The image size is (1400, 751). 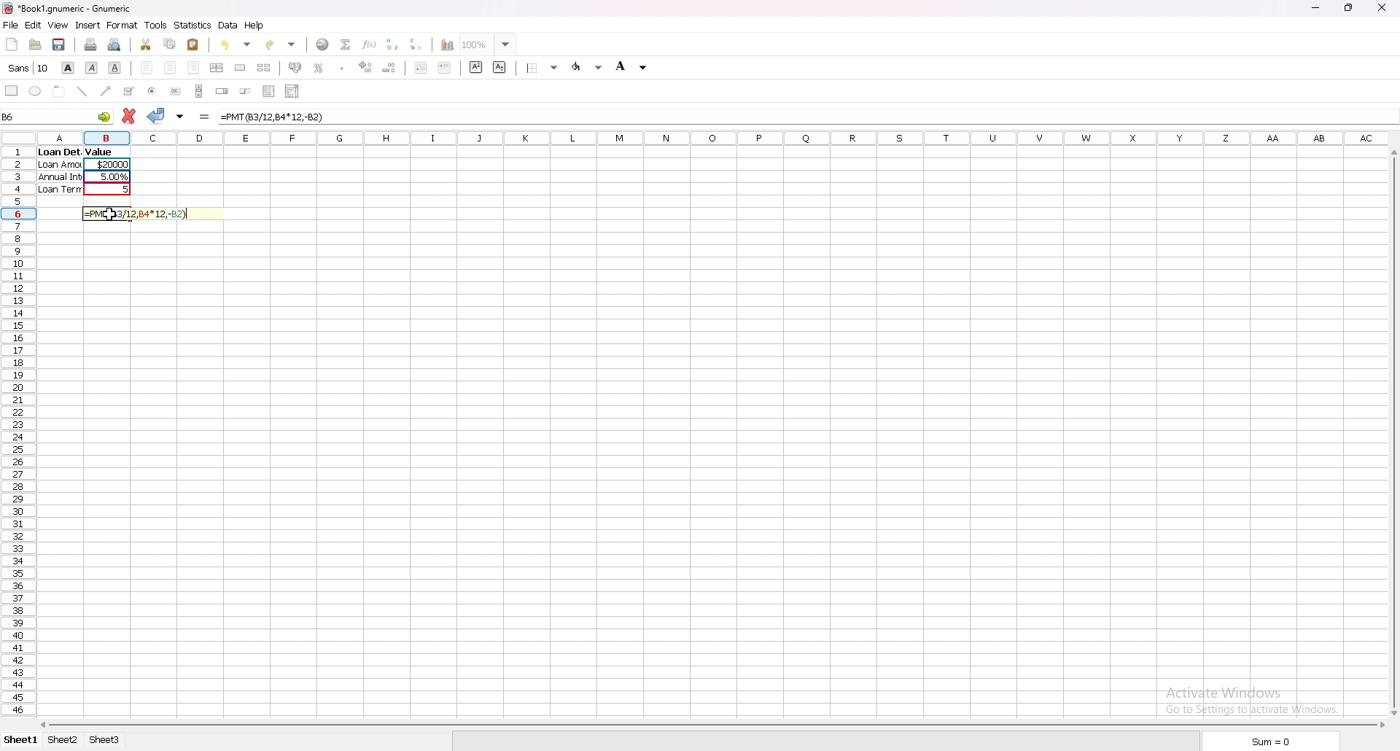 What do you see at coordinates (59, 25) in the screenshot?
I see `view` at bounding box center [59, 25].